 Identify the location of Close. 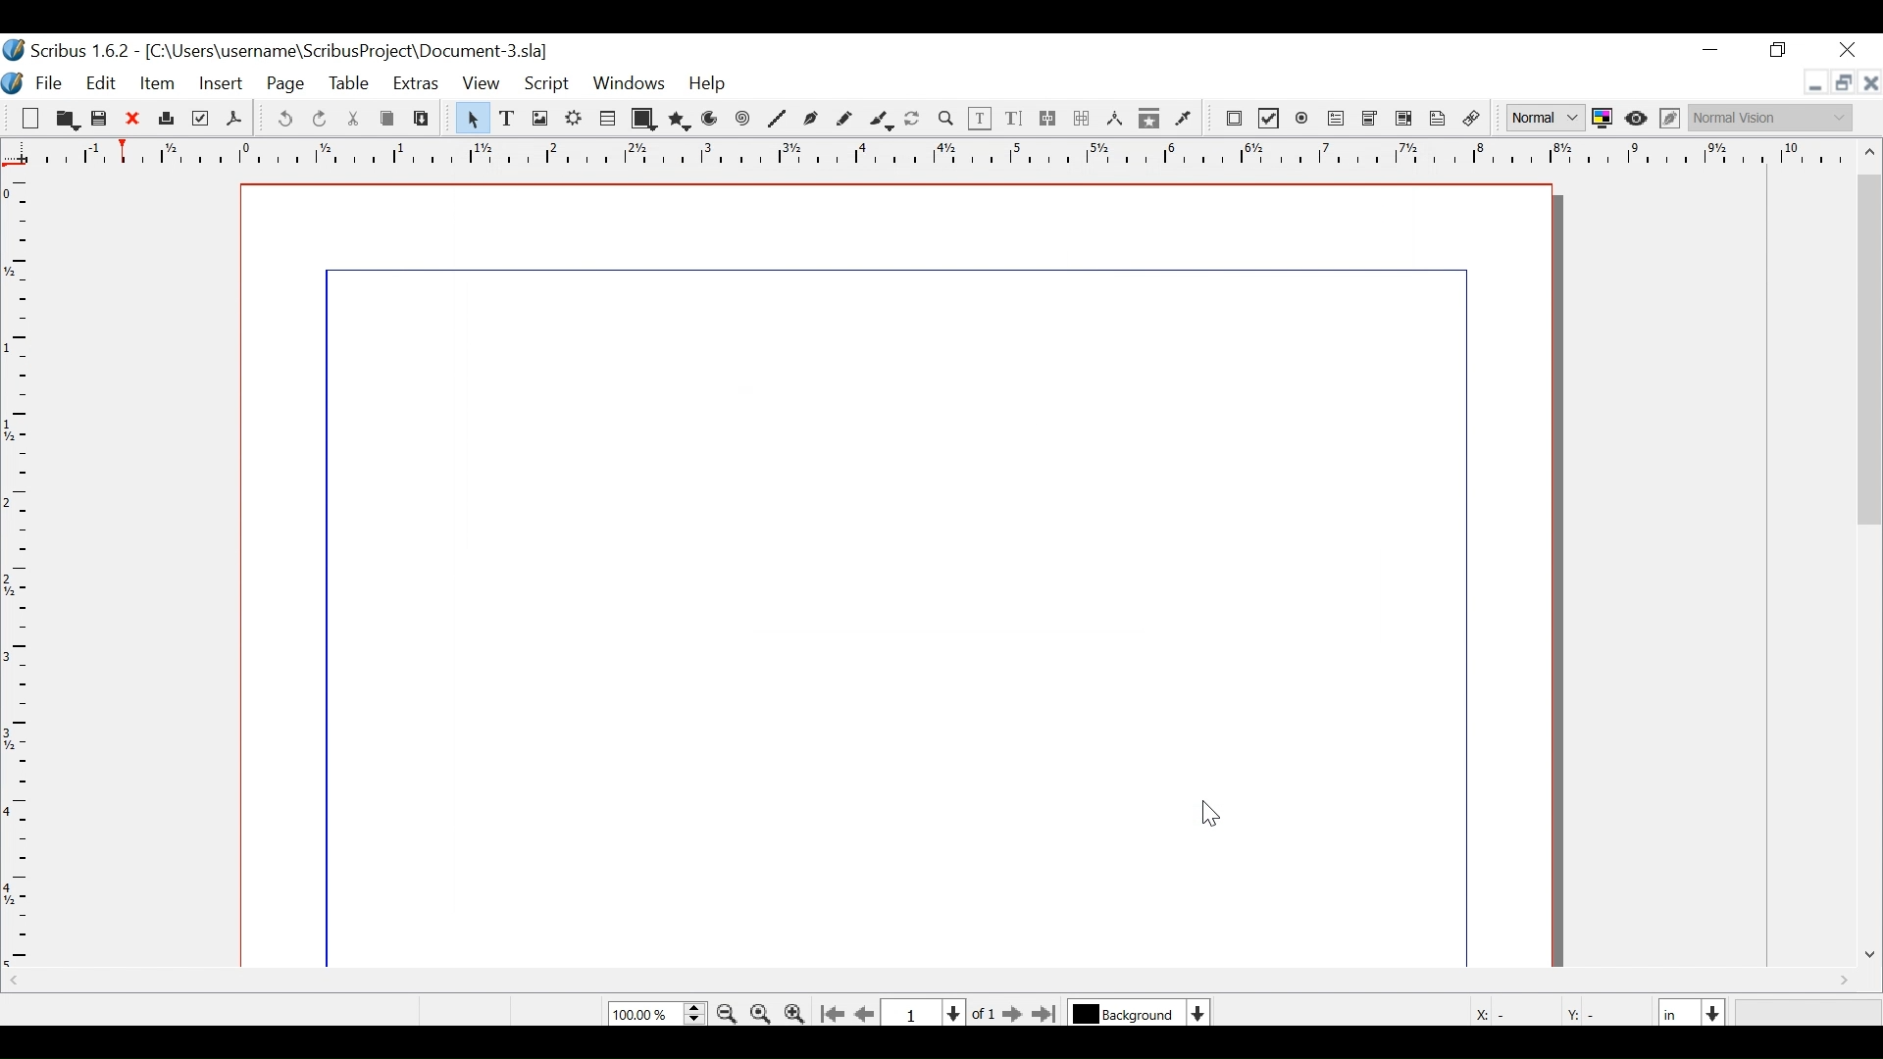
(1855, 50).